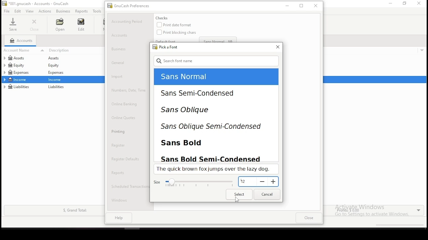 This screenshot has width=428, height=240. What do you see at coordinates (81, 24) in the screenshot?
I see `edit` at bounding box center [81, 24].